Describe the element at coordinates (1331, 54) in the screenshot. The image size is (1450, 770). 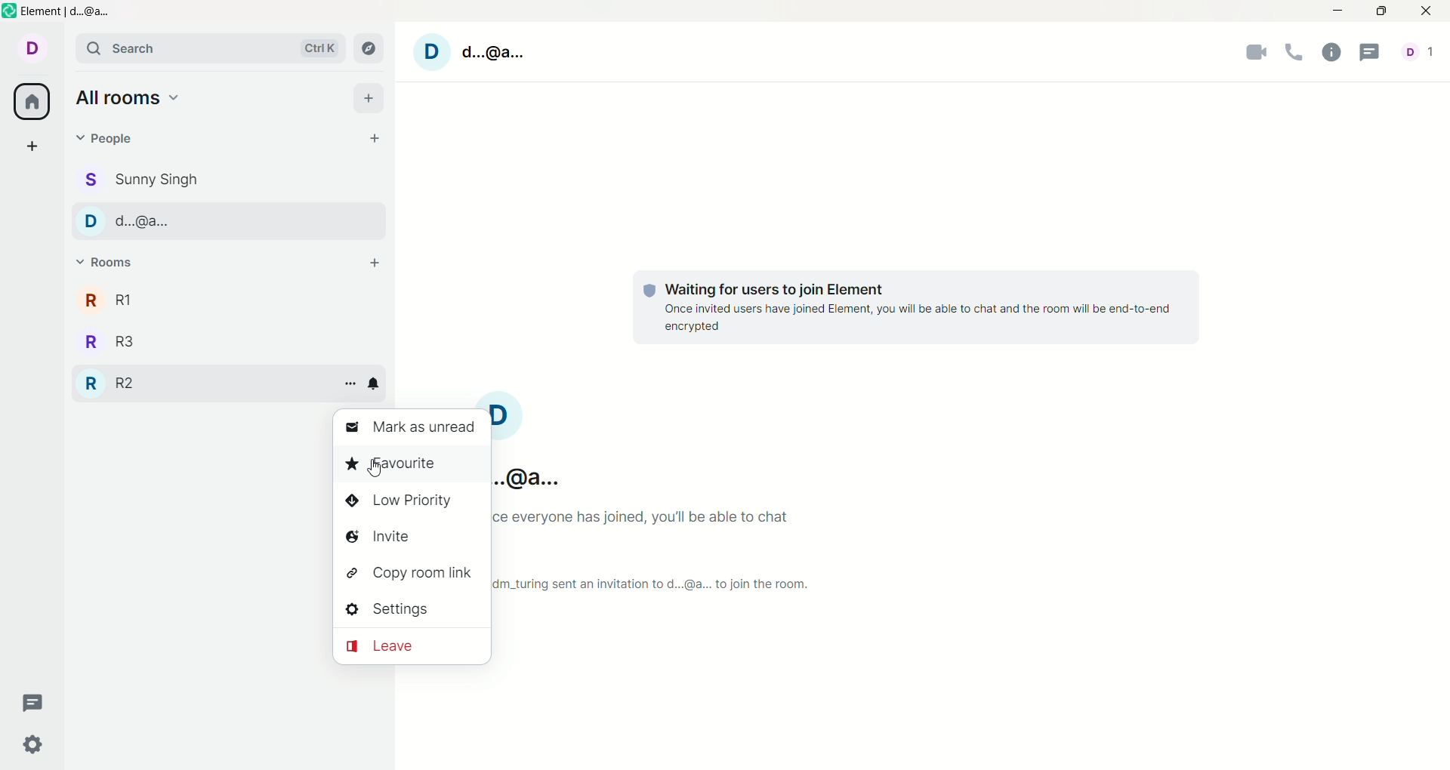
I see `room info` at that location.